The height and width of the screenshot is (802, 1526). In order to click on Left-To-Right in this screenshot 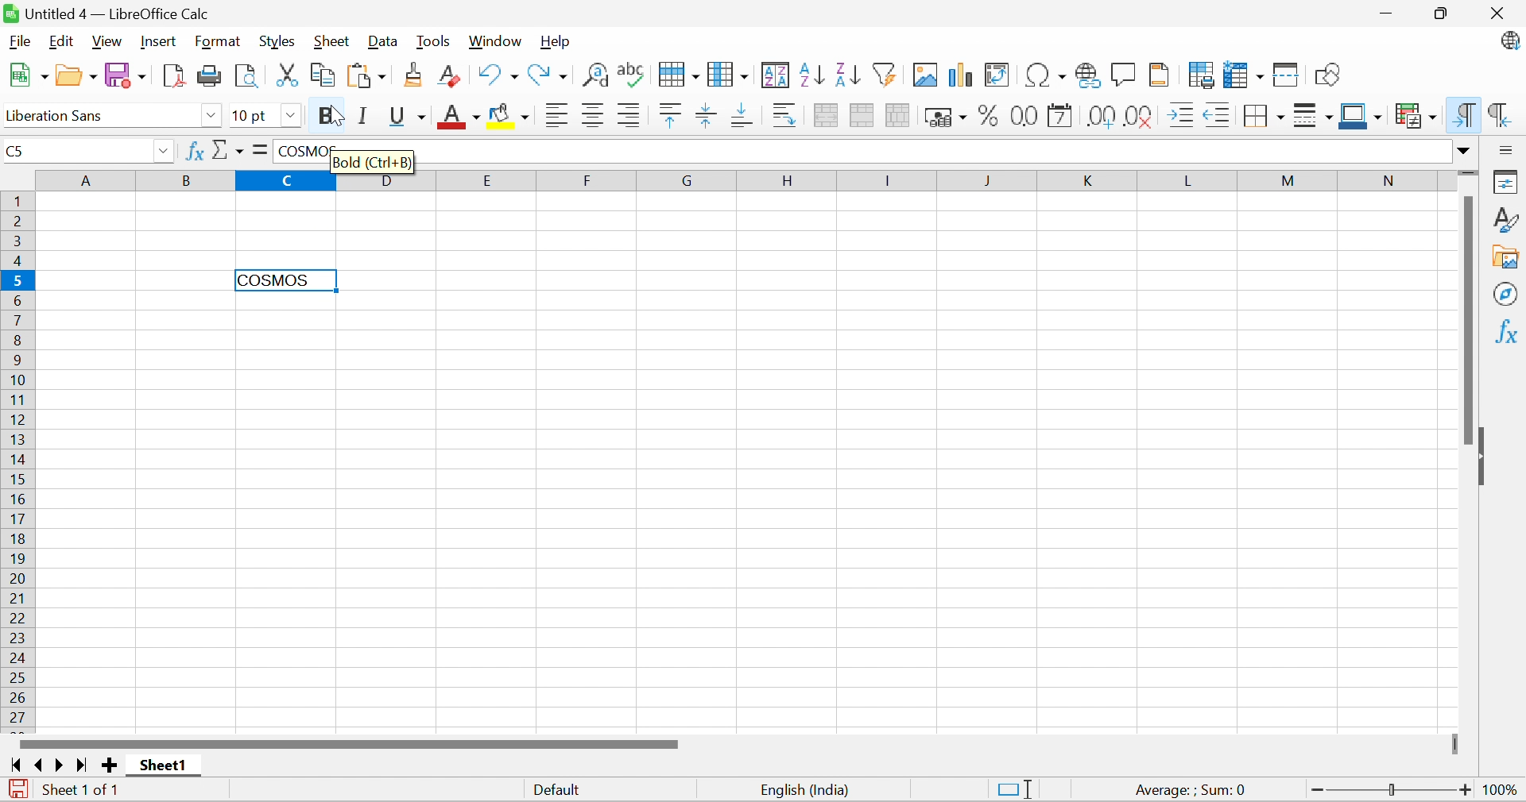, I will do `click(1466, 115)`.